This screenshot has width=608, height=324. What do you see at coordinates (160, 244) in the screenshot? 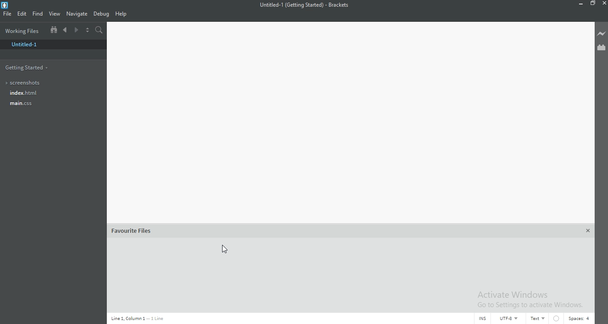
I see `file name` at bounding box center [160, 244].